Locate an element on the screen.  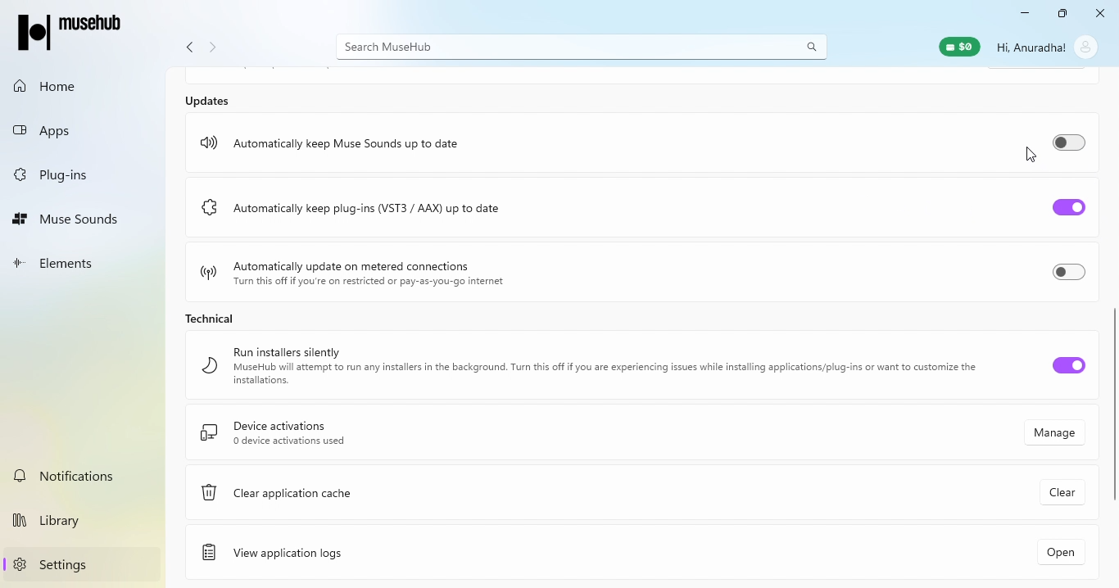
Muse wallet is located at coordinates (957, 47).